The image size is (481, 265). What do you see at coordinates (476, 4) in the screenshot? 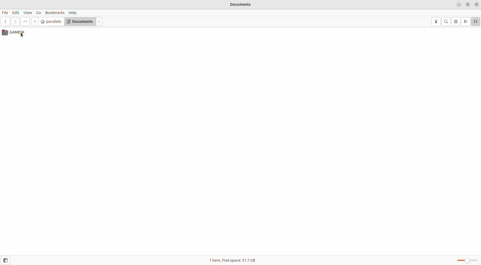
I see `close` at bounding box center [476, 4].